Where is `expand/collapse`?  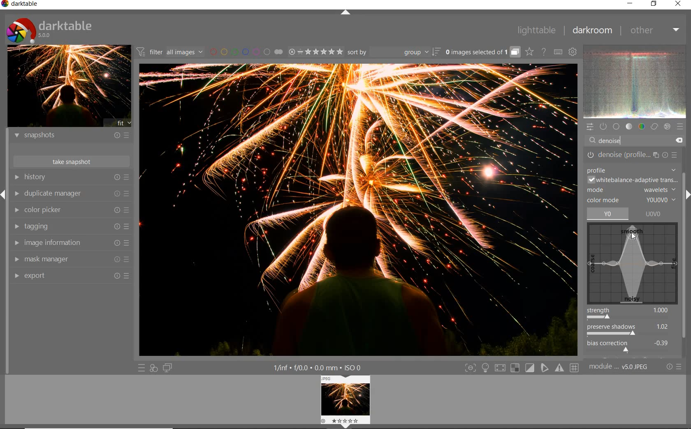
expand/collapse is located at coordinates (346, 13).